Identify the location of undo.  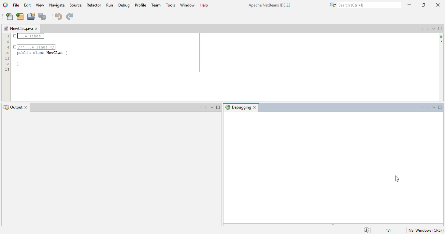
(58, 16).